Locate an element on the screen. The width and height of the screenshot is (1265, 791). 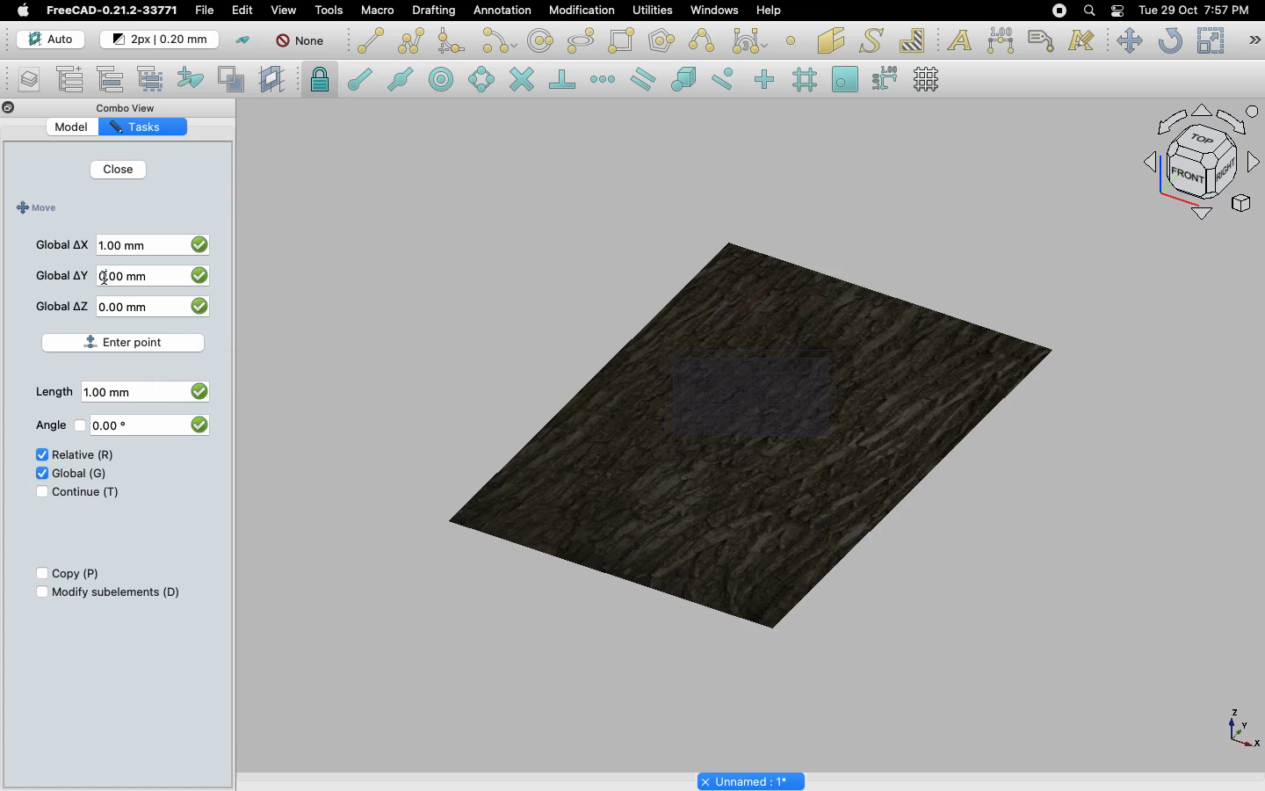
Modify subelements is located at coordinates (117, 591).